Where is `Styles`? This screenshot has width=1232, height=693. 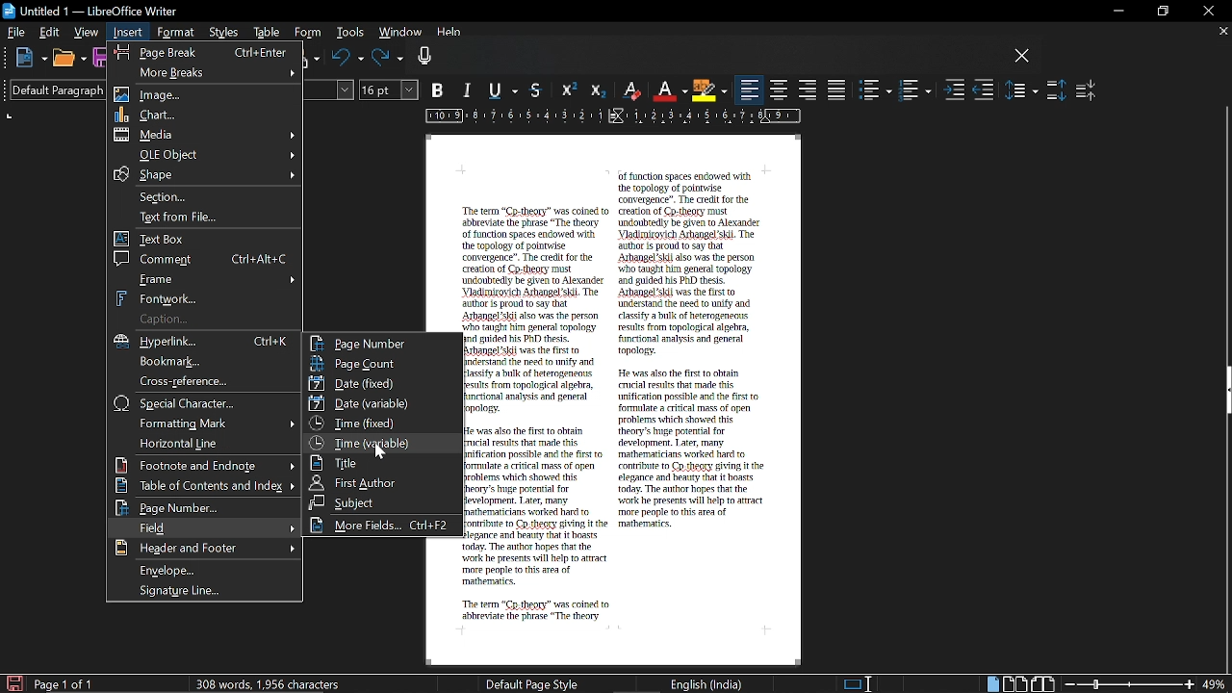 Styles is located at coordinates (225, 34).